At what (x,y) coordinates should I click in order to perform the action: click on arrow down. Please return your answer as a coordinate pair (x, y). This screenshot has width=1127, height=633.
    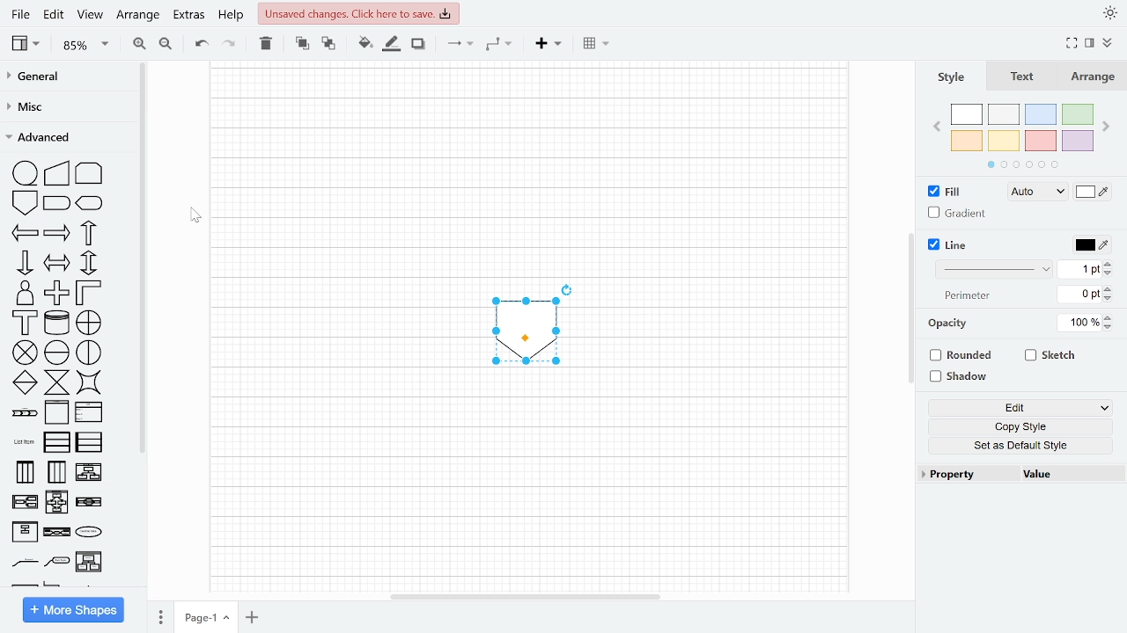
    Looking at the image, I should click on (25, 263).